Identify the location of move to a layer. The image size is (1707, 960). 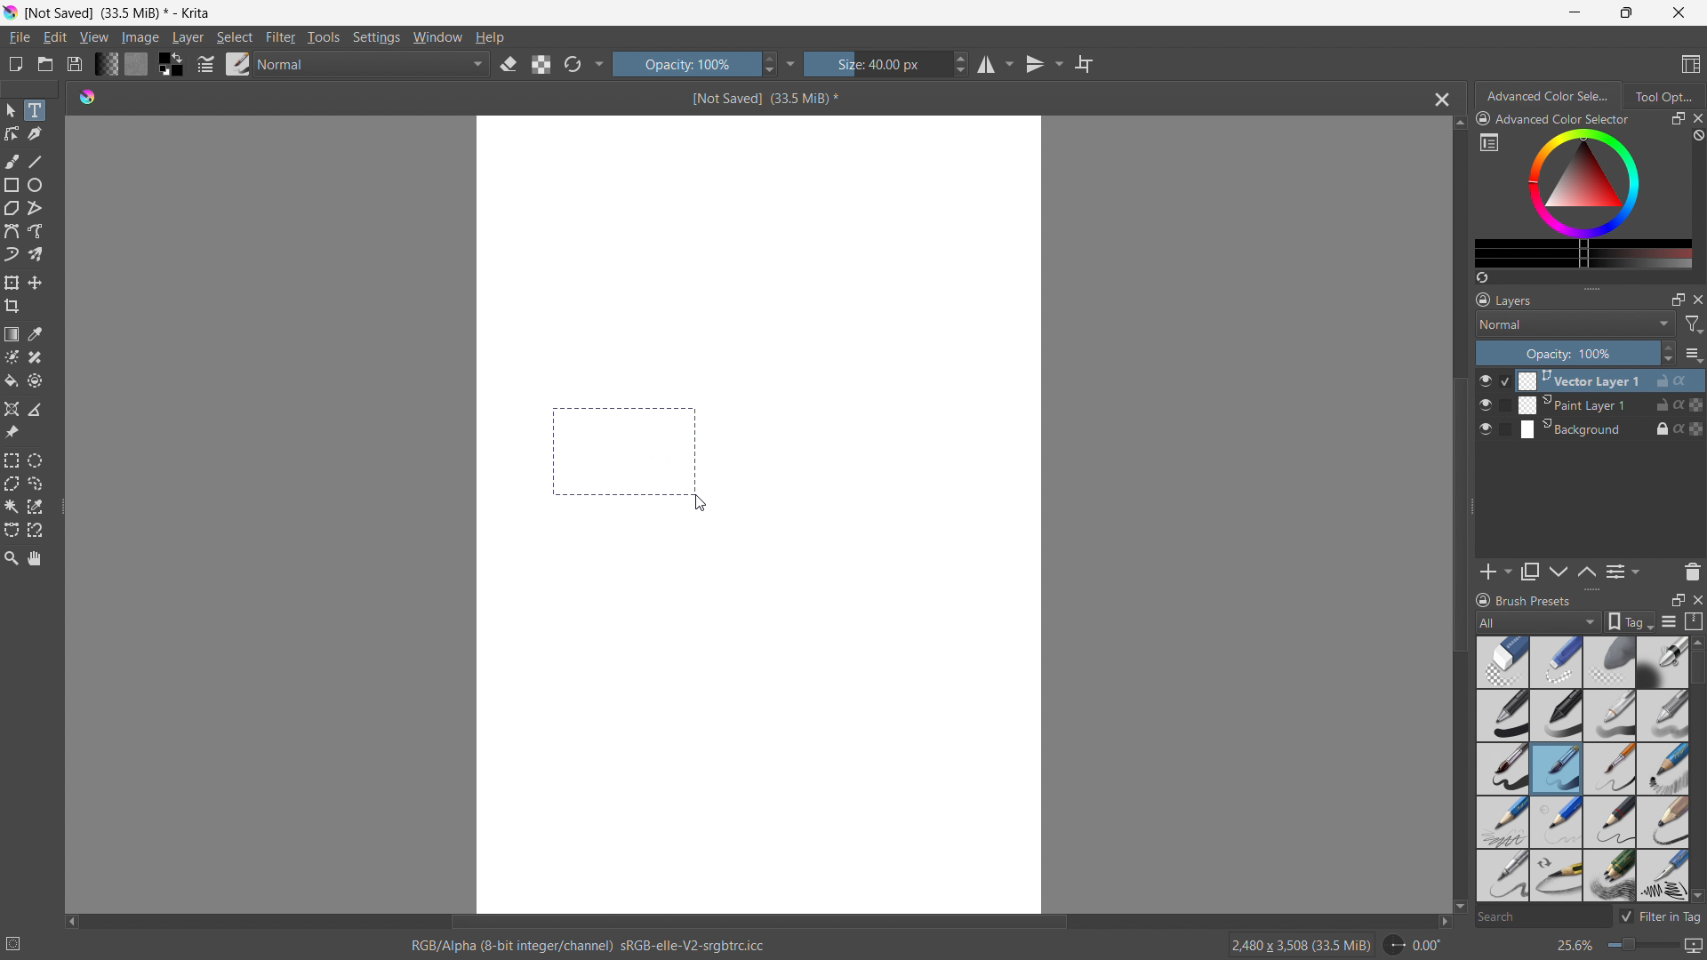
(35, 283).